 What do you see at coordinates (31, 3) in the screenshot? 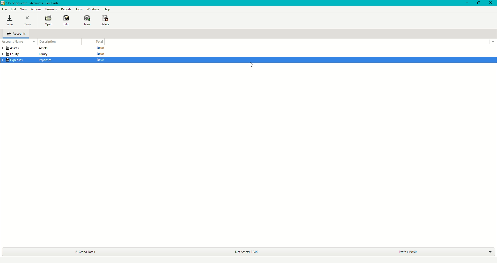
I see `GnuCash` at bounding box center [31, 3].